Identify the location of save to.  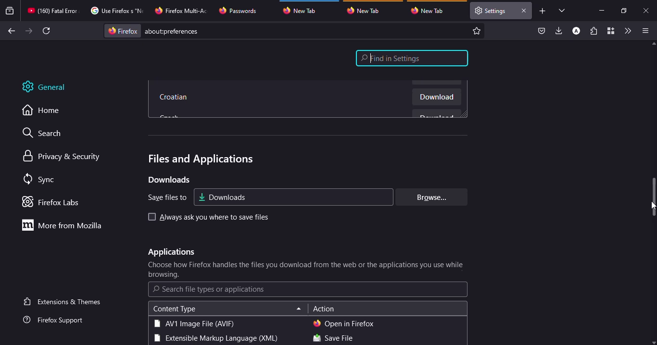
(164, 197).